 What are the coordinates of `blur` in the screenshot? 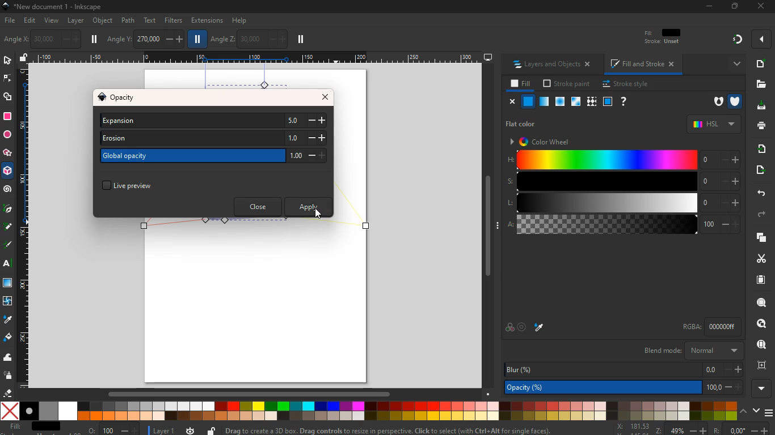 It's located at (622, 368).